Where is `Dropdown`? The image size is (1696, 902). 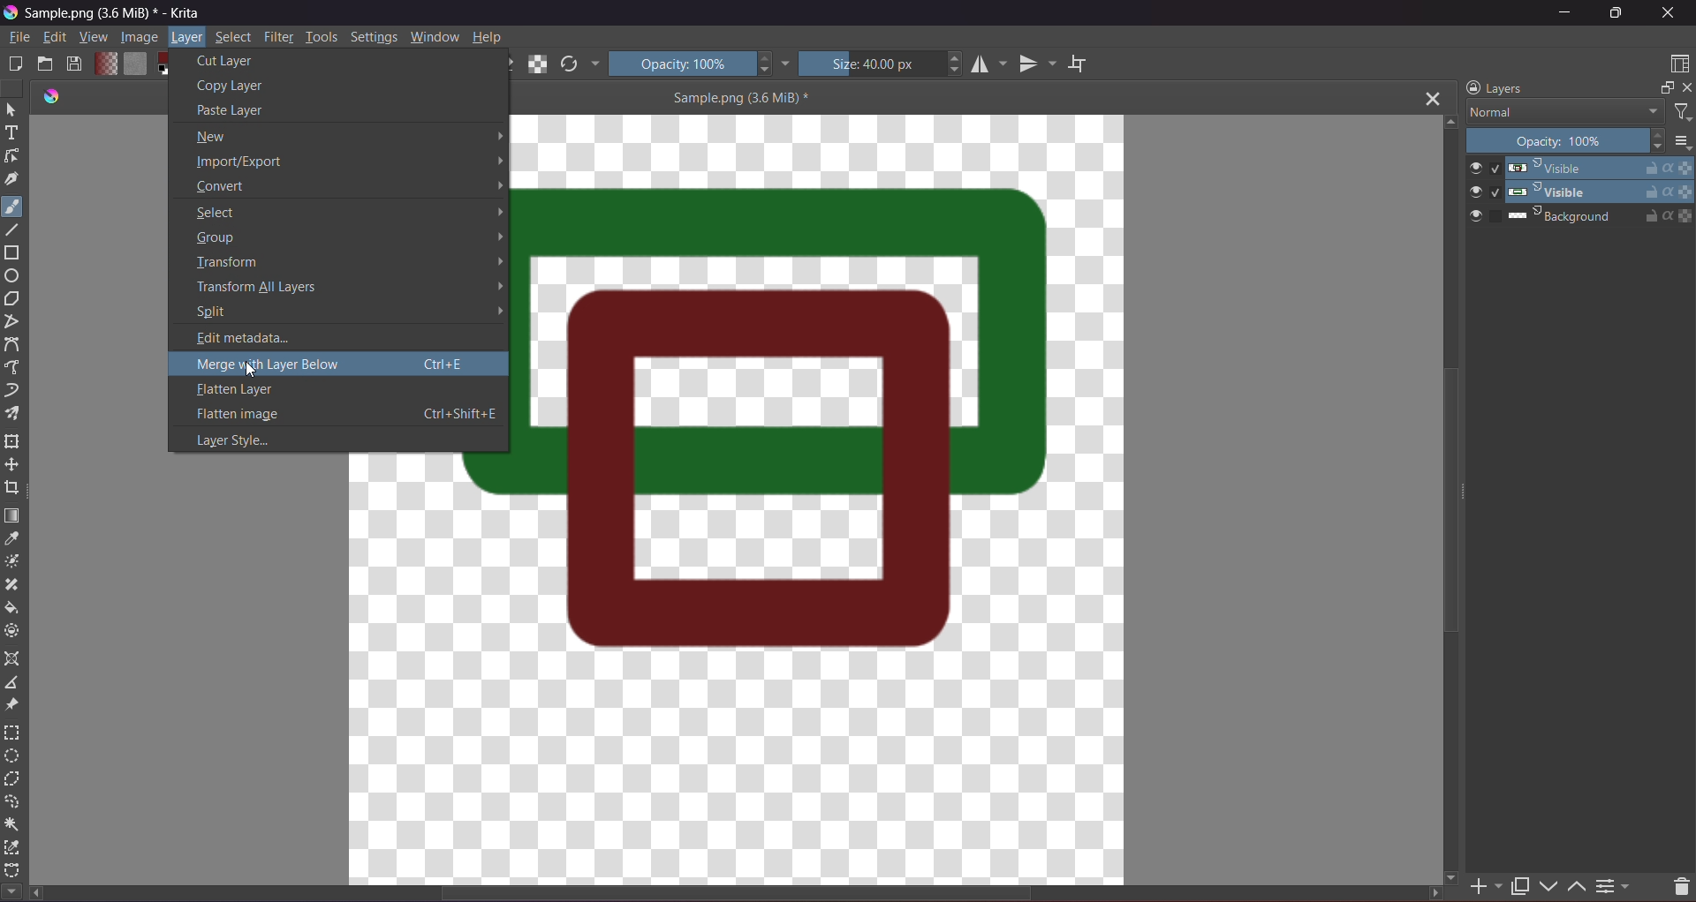
Dropdown is located at coordinates (594, 64).